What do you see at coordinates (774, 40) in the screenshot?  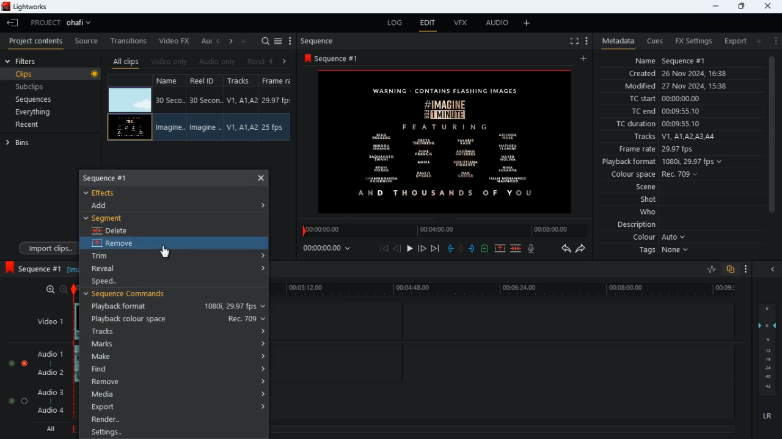 I see `more` at bounding box center [774, 40].